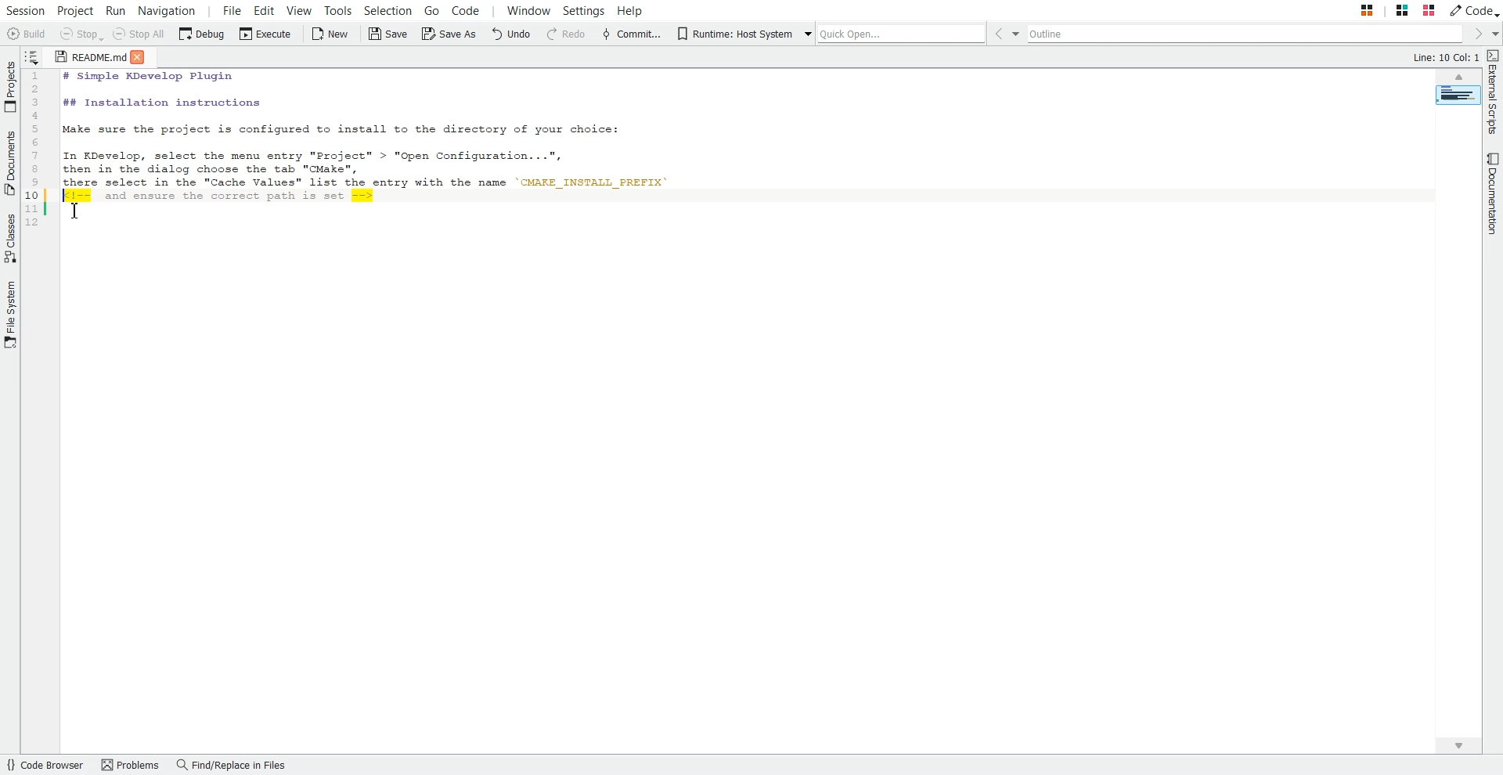 The width and height of the screenshot is (1503, 775). Describe the element at coordinates (567, 34) in the screenshot. I see `Redo` at that location.